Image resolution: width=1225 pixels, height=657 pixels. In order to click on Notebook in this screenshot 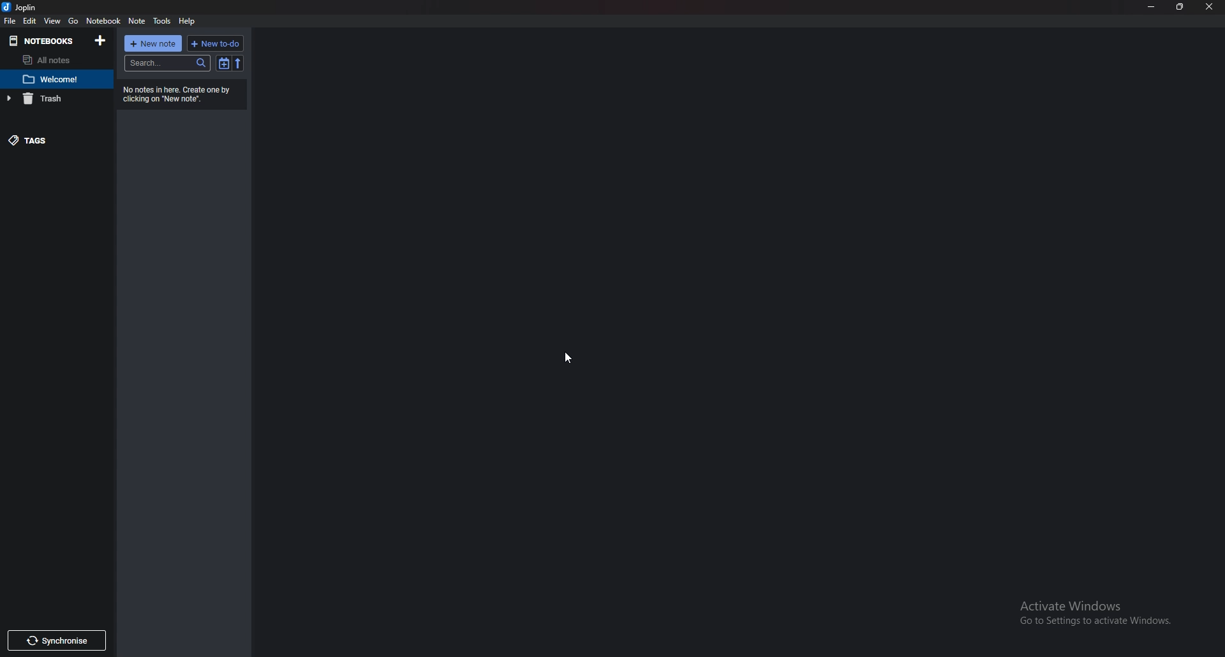, I will do `click(103, 20)`.